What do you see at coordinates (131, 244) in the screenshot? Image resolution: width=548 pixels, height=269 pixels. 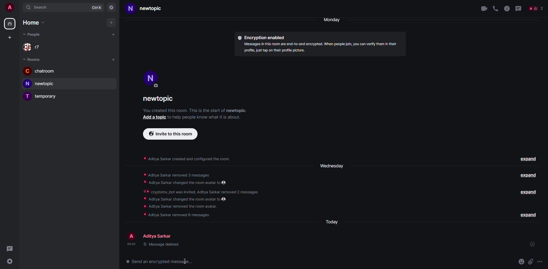 I see `time` at bounding box center [131, 244].